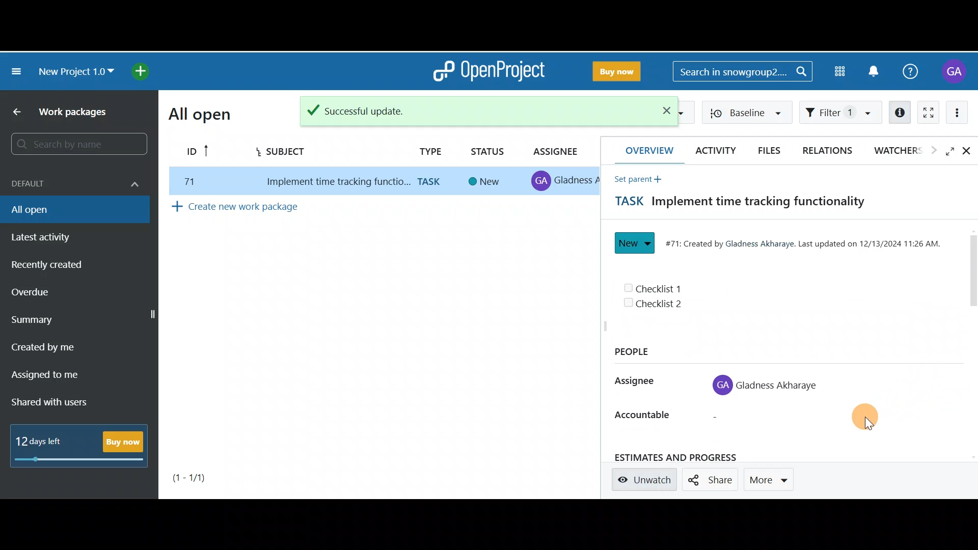 The width and height of the screenshot is (978, 550). I want to click on Assignee, so click(558, 152).